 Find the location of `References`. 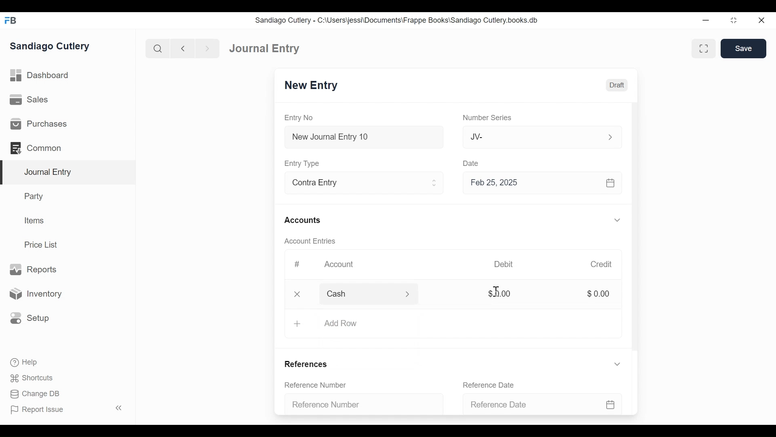

References is located at coordinates (306, 364).